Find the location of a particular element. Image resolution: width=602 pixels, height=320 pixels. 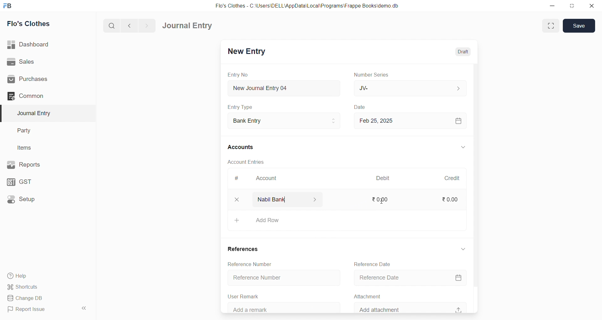

₹ 0.00 is located at coordinates (449, 200).